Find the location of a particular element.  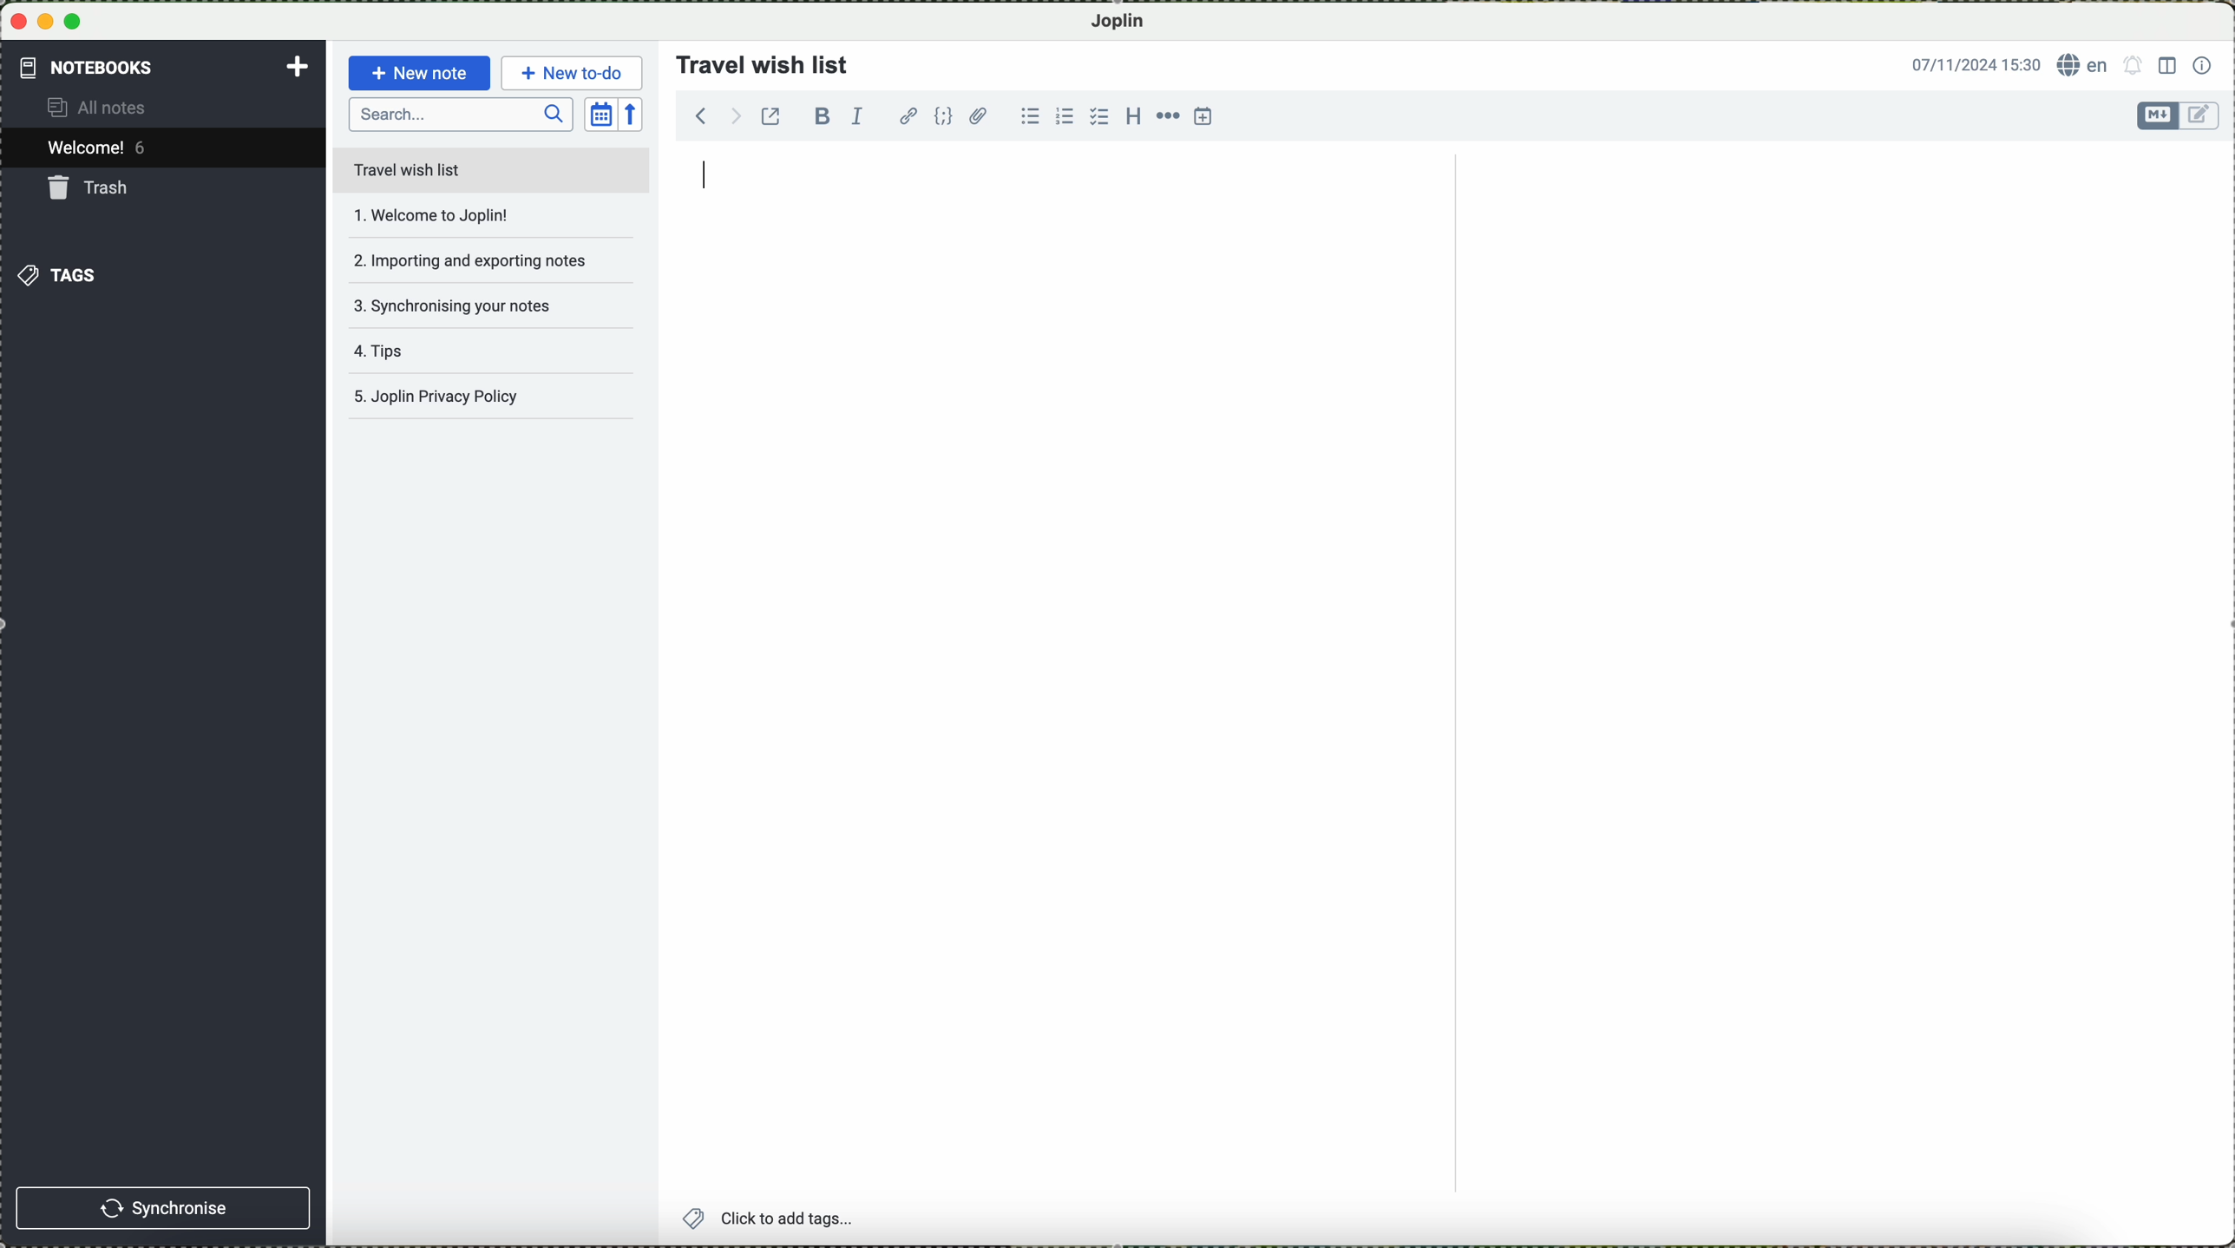

minimize is located at coordinates (47, 21).